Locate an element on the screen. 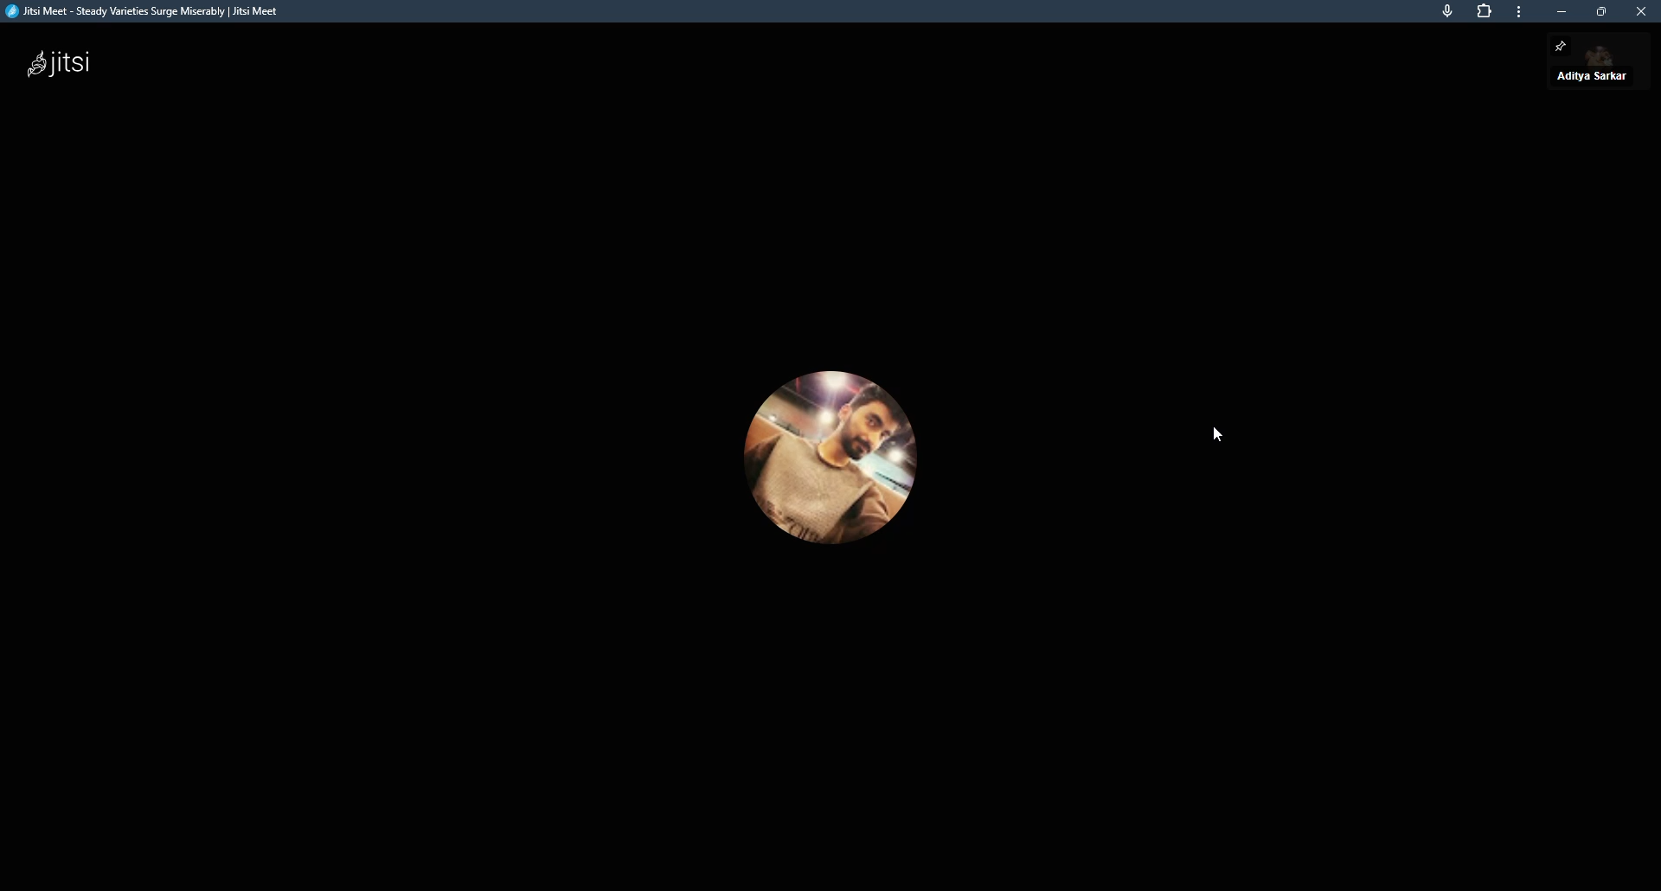 The height and width of the screenshot is (891, 1661). jitsi meet is located at coordinates (149, 14).